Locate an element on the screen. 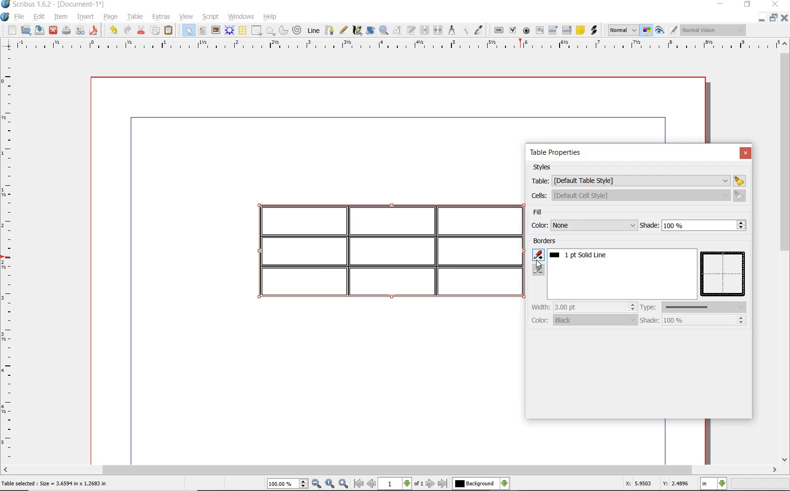 The height and width of the screenshot is (491, 790). close is located at coordinates (54, 30).